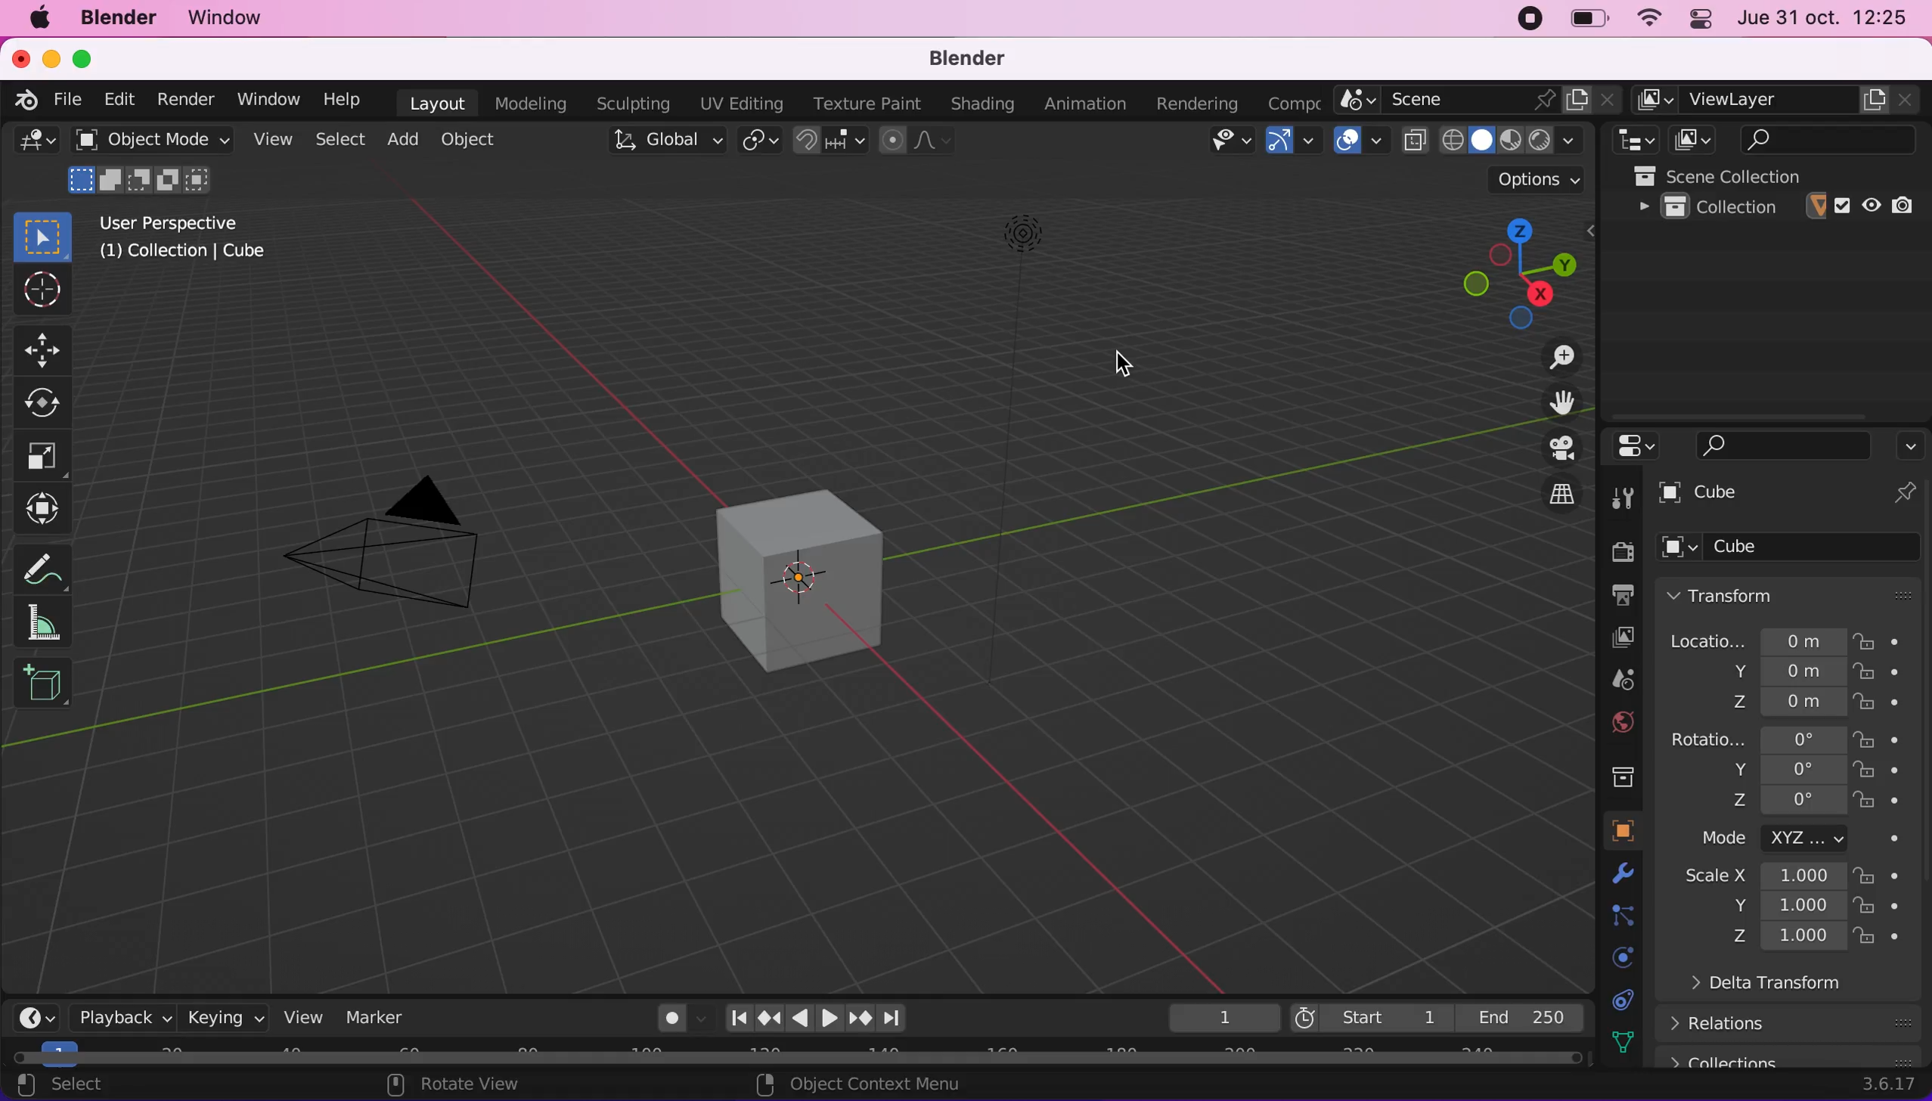 This screenshot has width=1932, height=1101. I want to click on object, so click(469, 141).